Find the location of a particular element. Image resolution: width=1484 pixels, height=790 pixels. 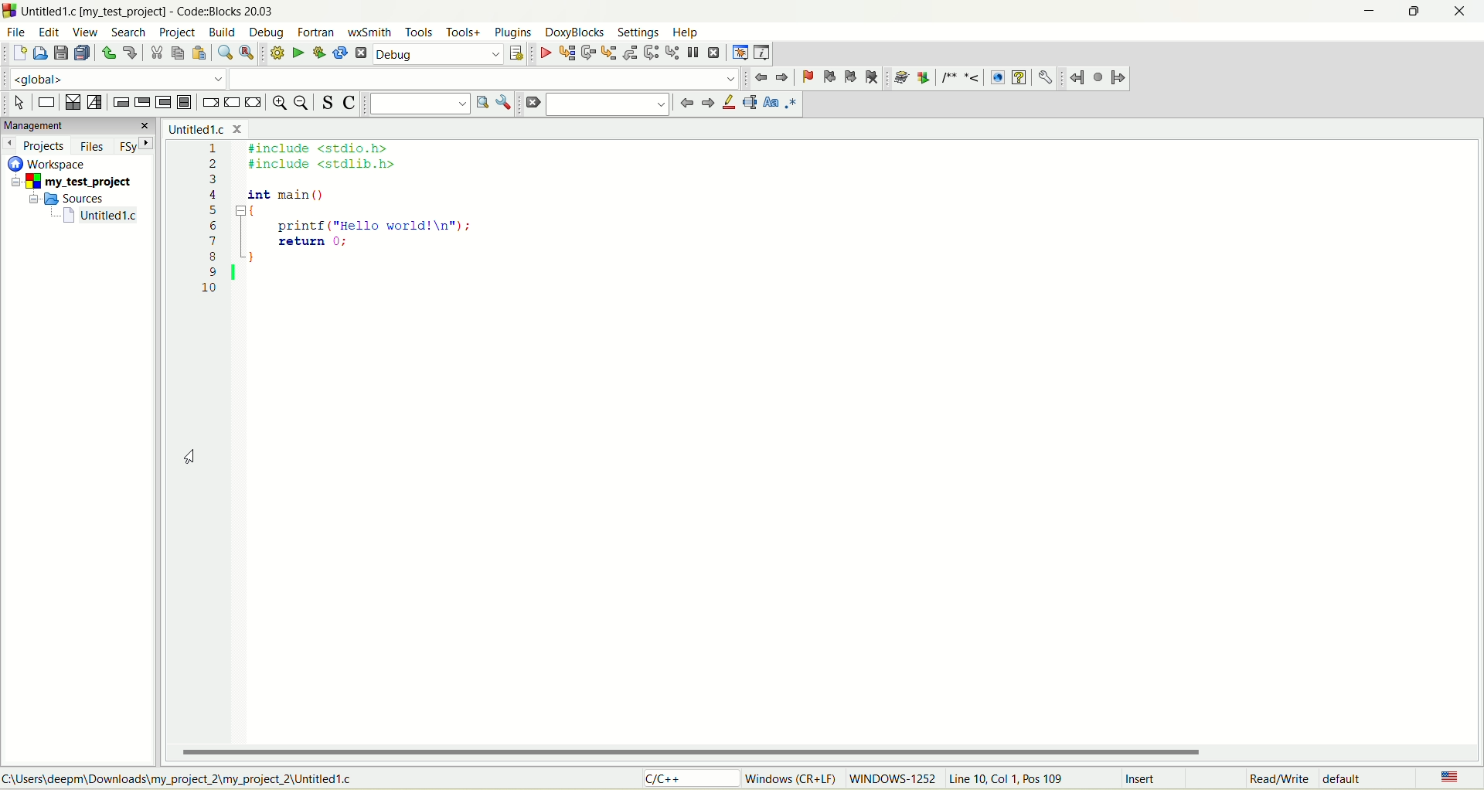

CHM is located at coordinates (1019, 78).